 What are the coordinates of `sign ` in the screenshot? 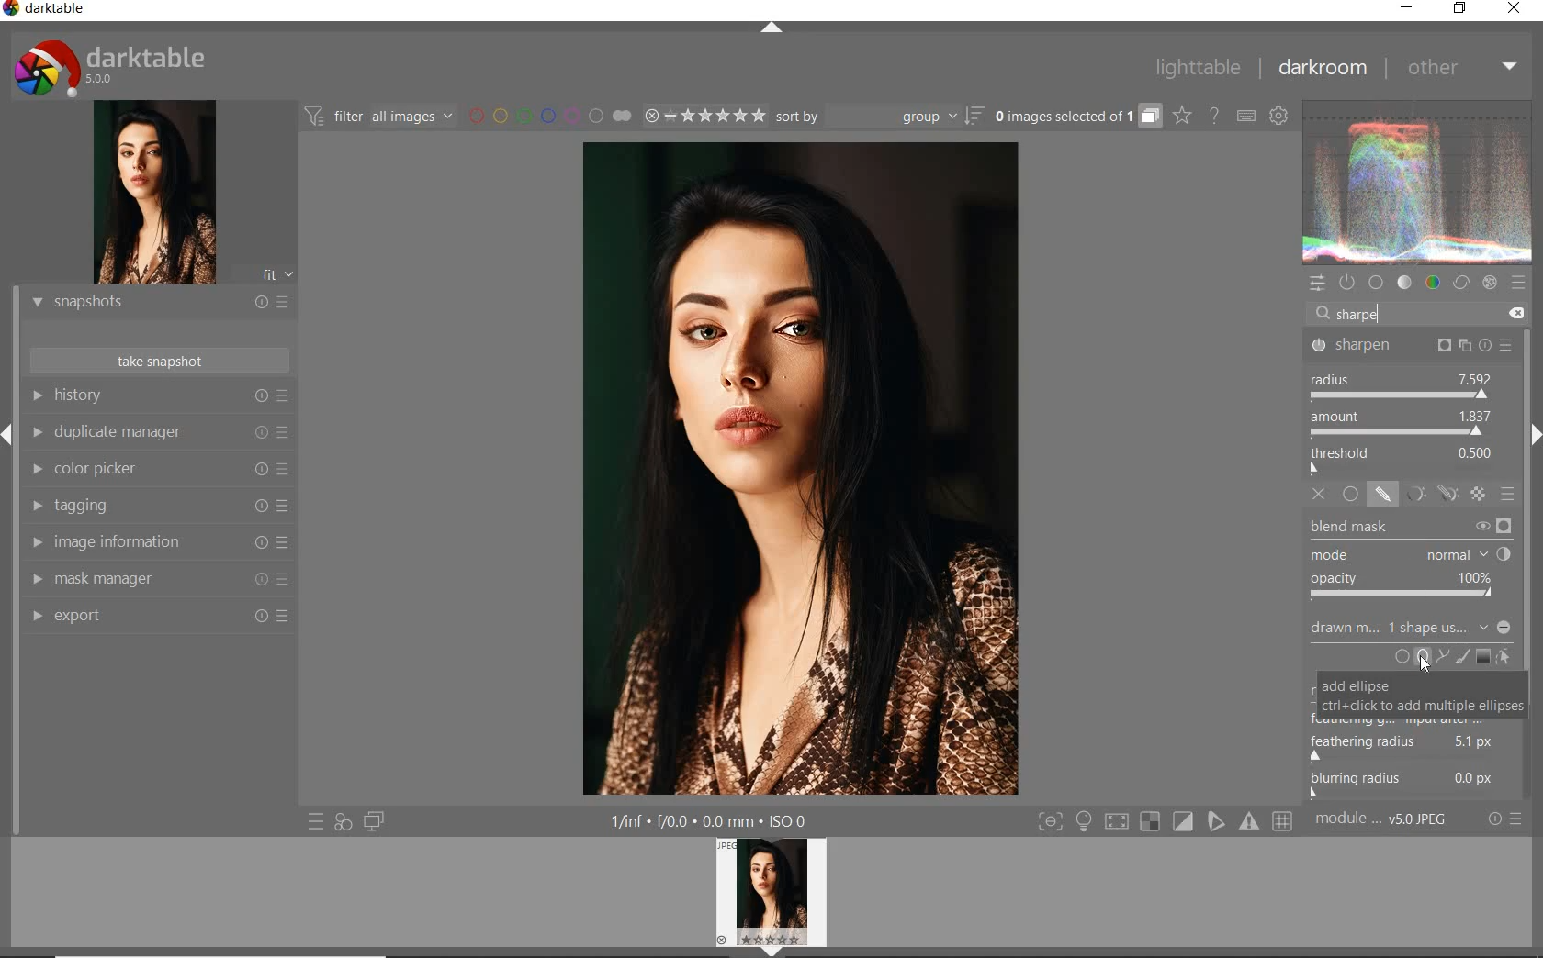 It's located at (1520, 284).